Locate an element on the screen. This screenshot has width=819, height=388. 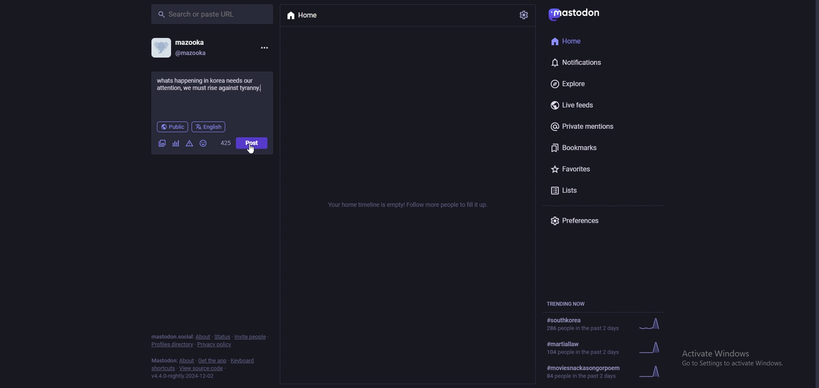
post is located at coordinates (252, 143).